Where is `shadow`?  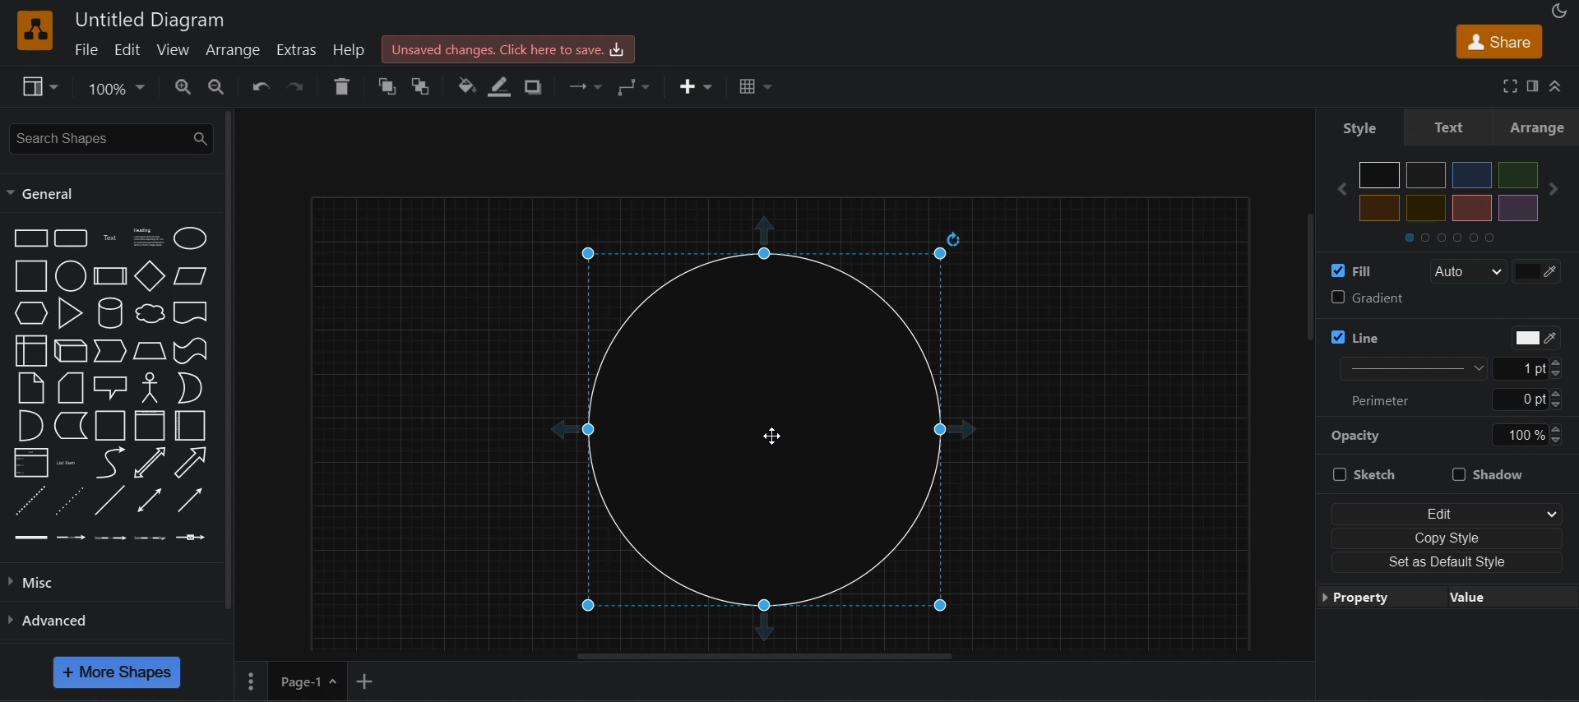
shadow is located at coordinates (1512, 475).